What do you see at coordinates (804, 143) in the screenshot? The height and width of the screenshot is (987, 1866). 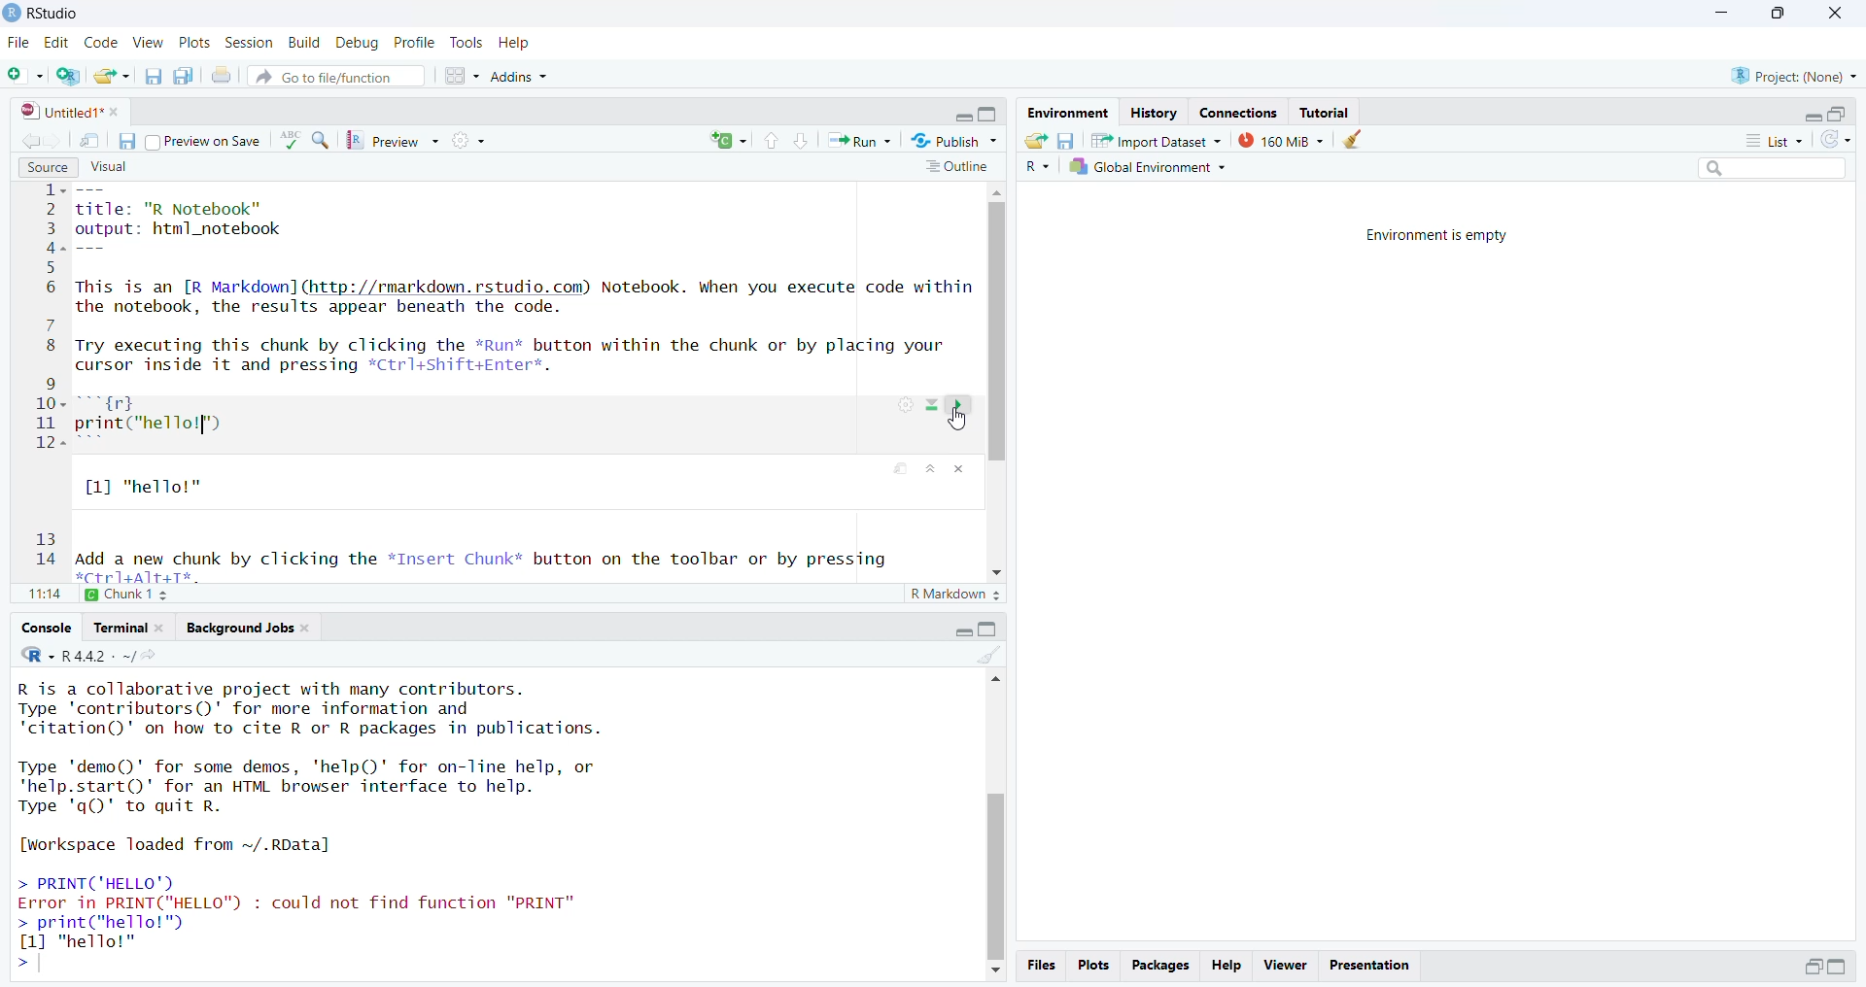 I see `go to next section` at bounding box center [804, 143].